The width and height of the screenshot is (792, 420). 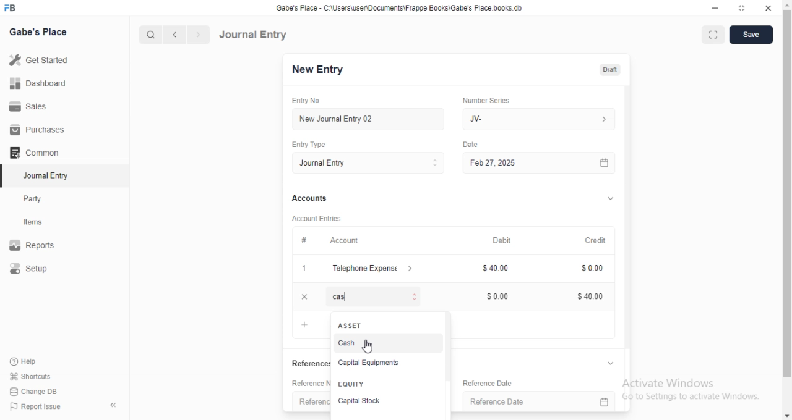 I want to click on Setup, so click(x=30, y=268).